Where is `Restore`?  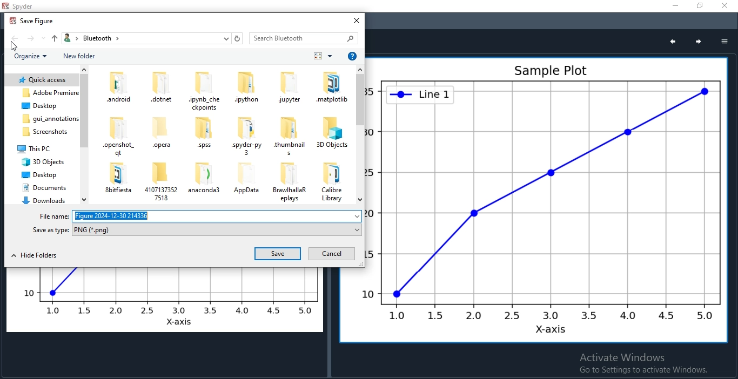
Restore is located at coordinates (696, 5).